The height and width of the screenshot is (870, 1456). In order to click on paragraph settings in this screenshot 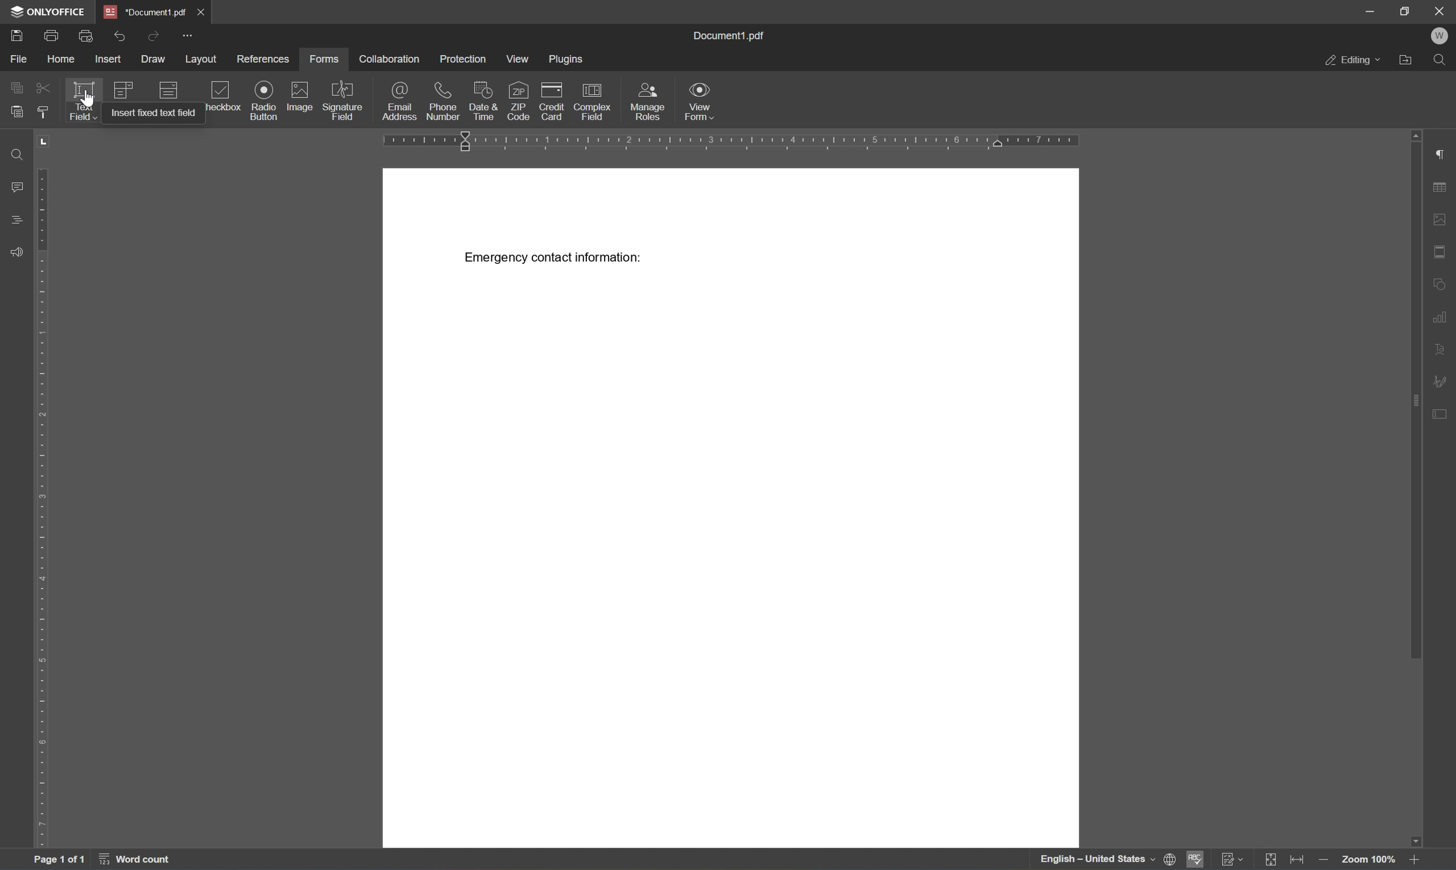, I will do `click(1443, 149)`.